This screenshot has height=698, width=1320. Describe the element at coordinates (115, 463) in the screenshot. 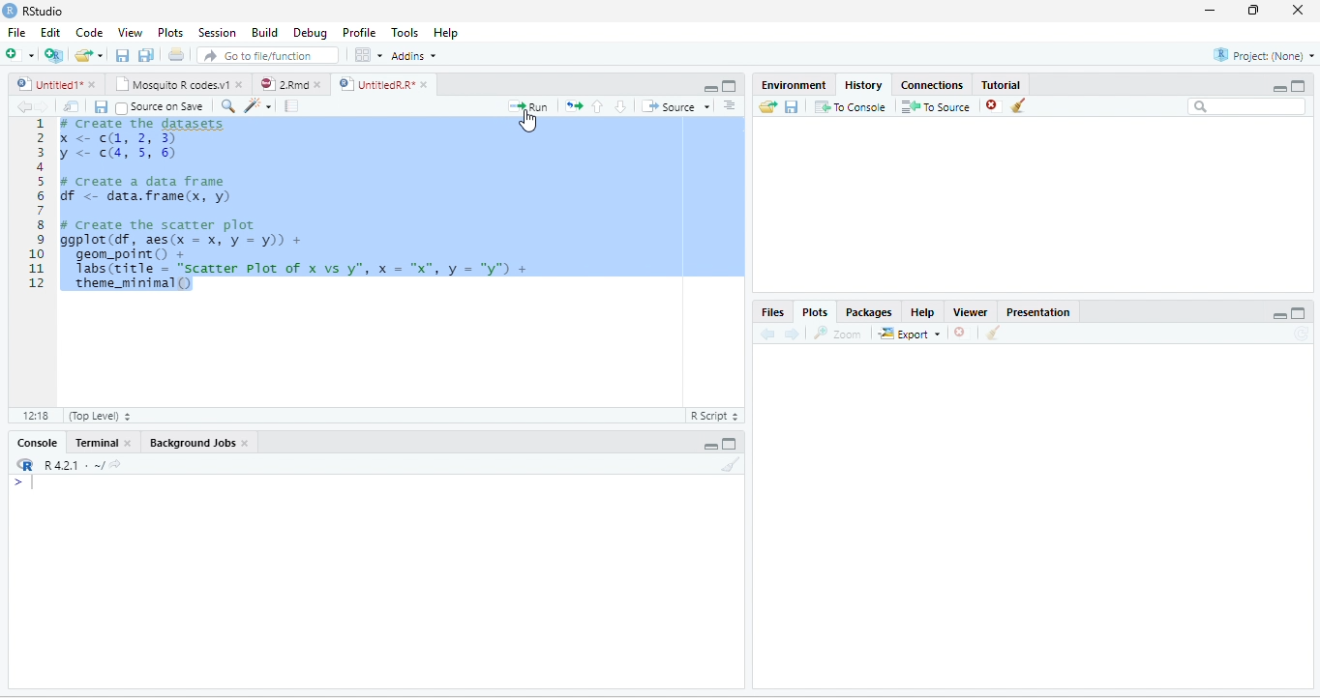

I see `View the current working directory` at that location.